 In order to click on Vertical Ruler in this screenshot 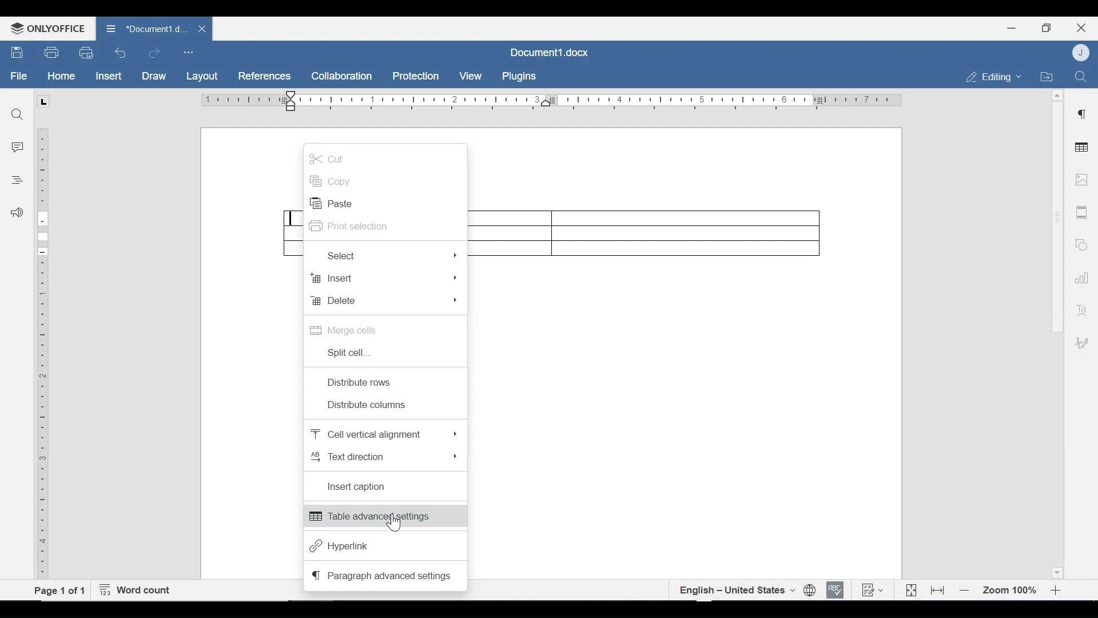, I will do `click(43, 347)`.